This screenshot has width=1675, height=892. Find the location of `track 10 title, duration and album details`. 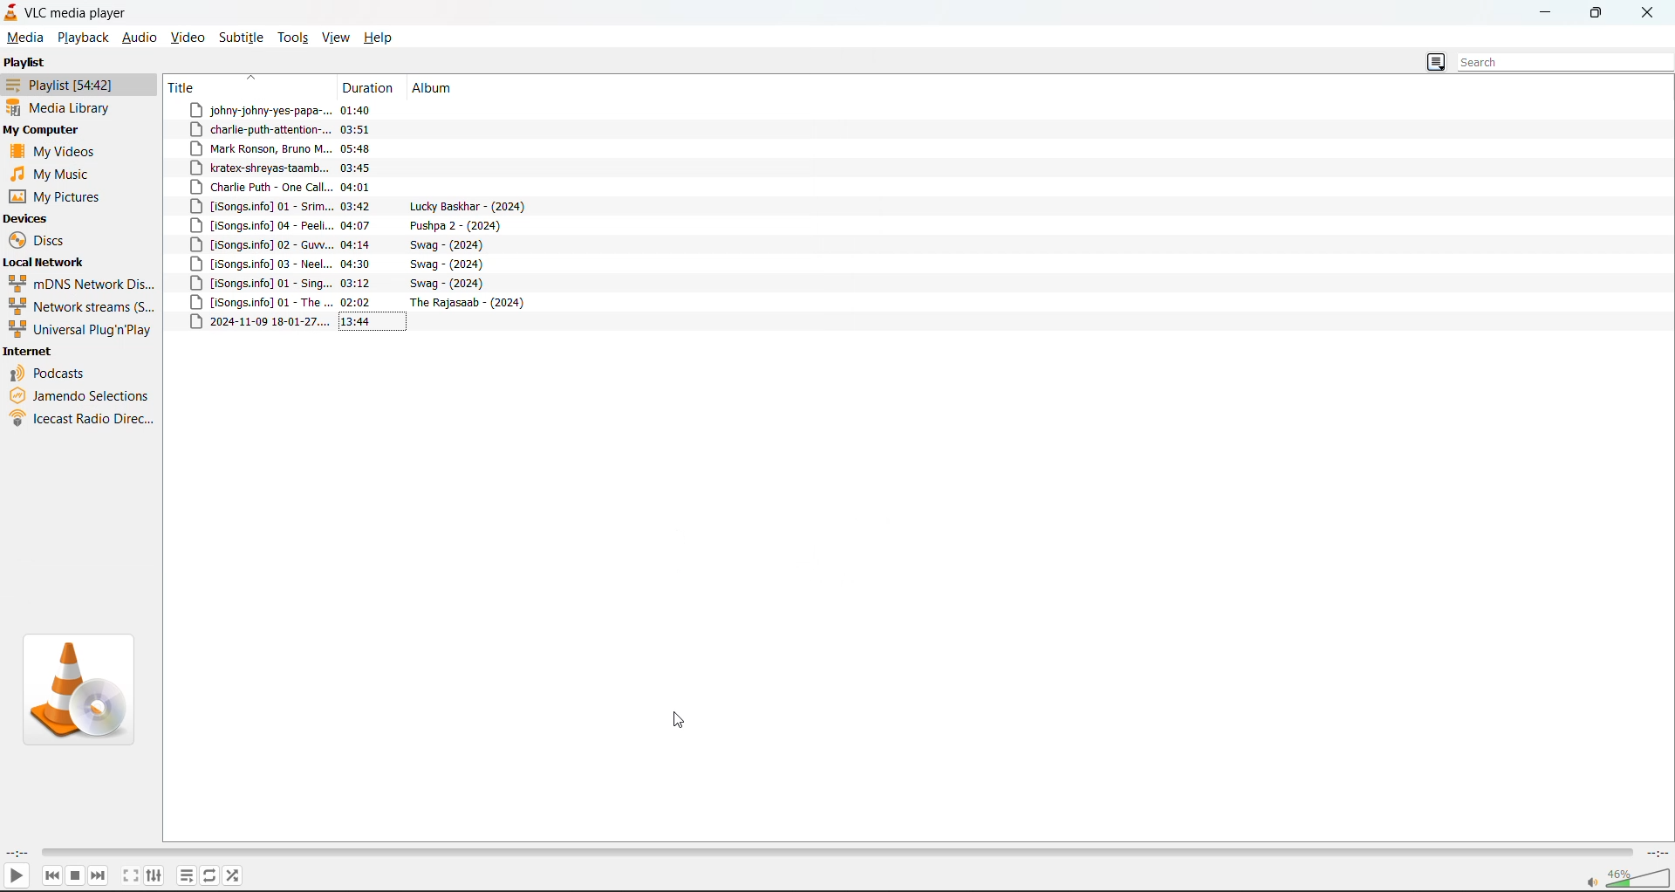

track 10 title, duration and album details is located at coordinates (347, 286).